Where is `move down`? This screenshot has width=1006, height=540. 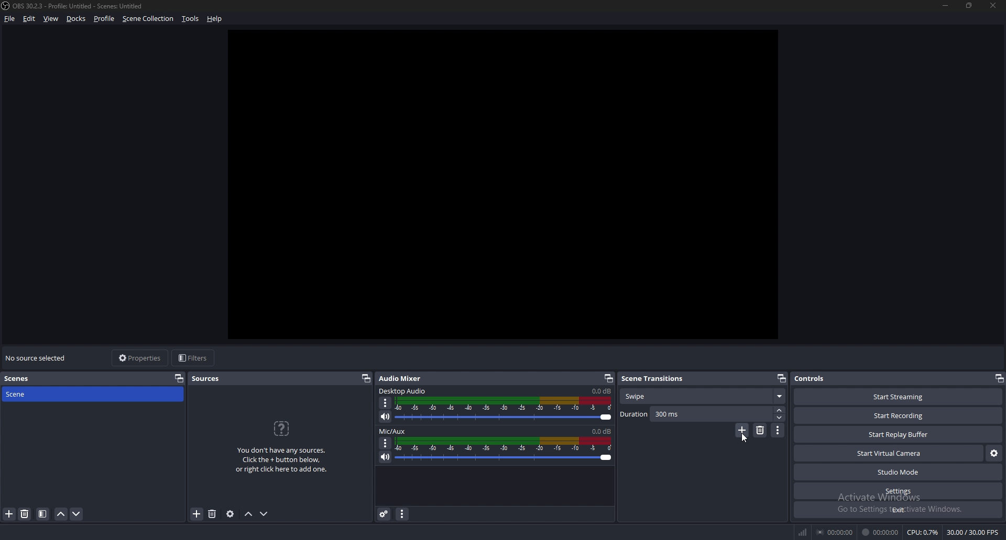
move down is located at coordinates (265, 514).